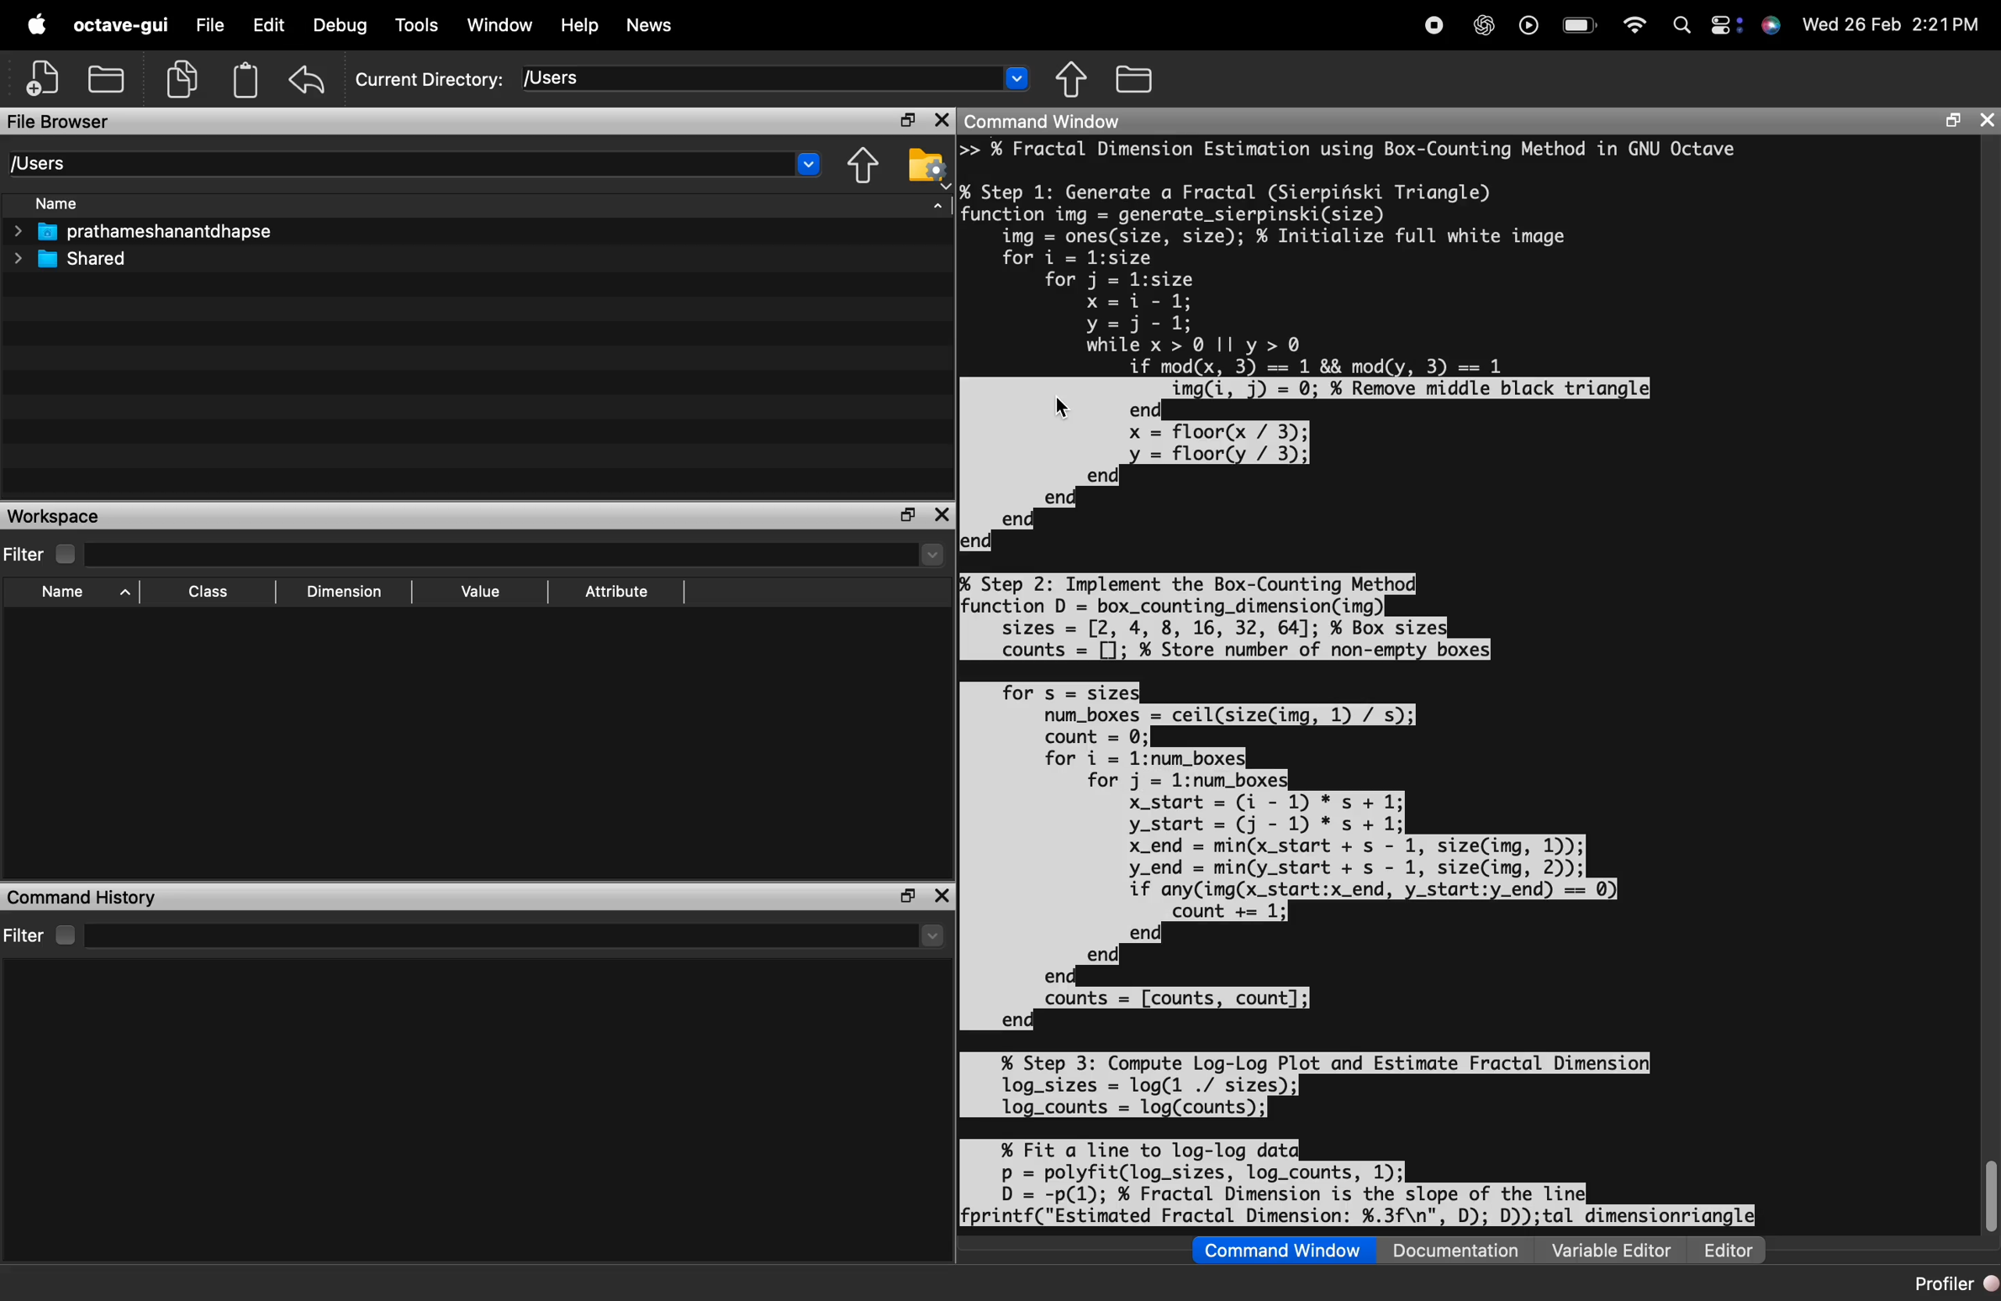 Image resolution: width=2001 pixels, height=1301 pixels. Describe the element at coordinates (750, 78) in the screenshot. I see `enter directory name` at that location.